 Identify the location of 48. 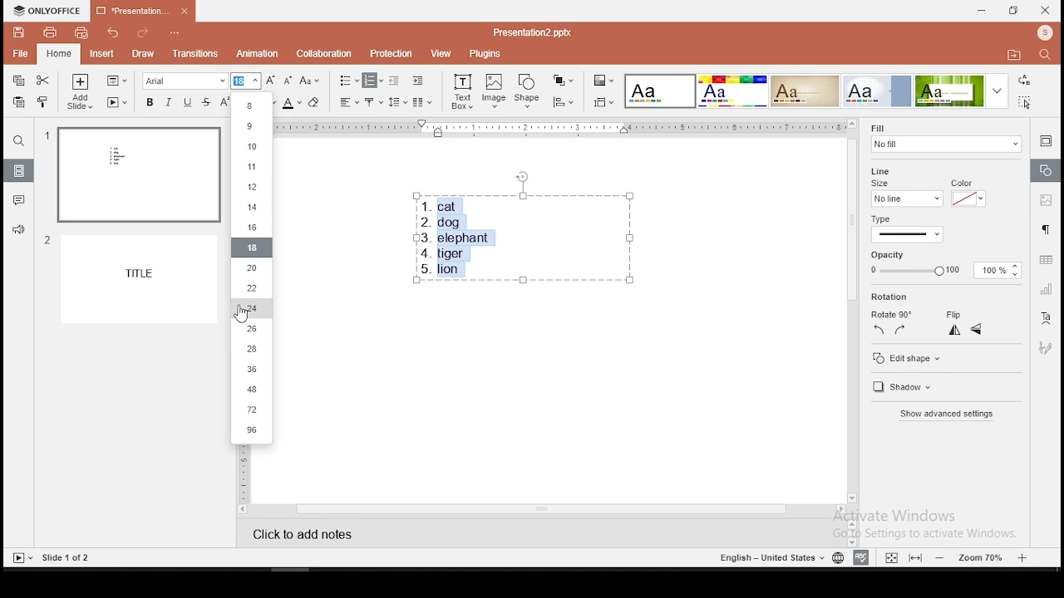
(251, 391).